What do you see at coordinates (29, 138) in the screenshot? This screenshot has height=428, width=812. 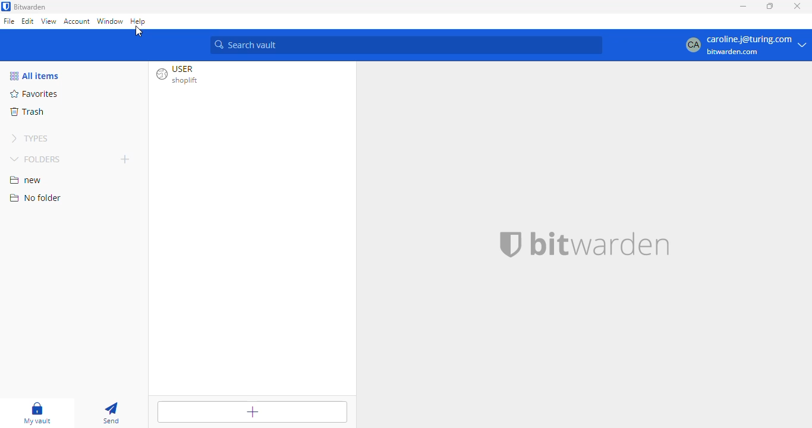 I see `types` at bounding box center [29, 138].